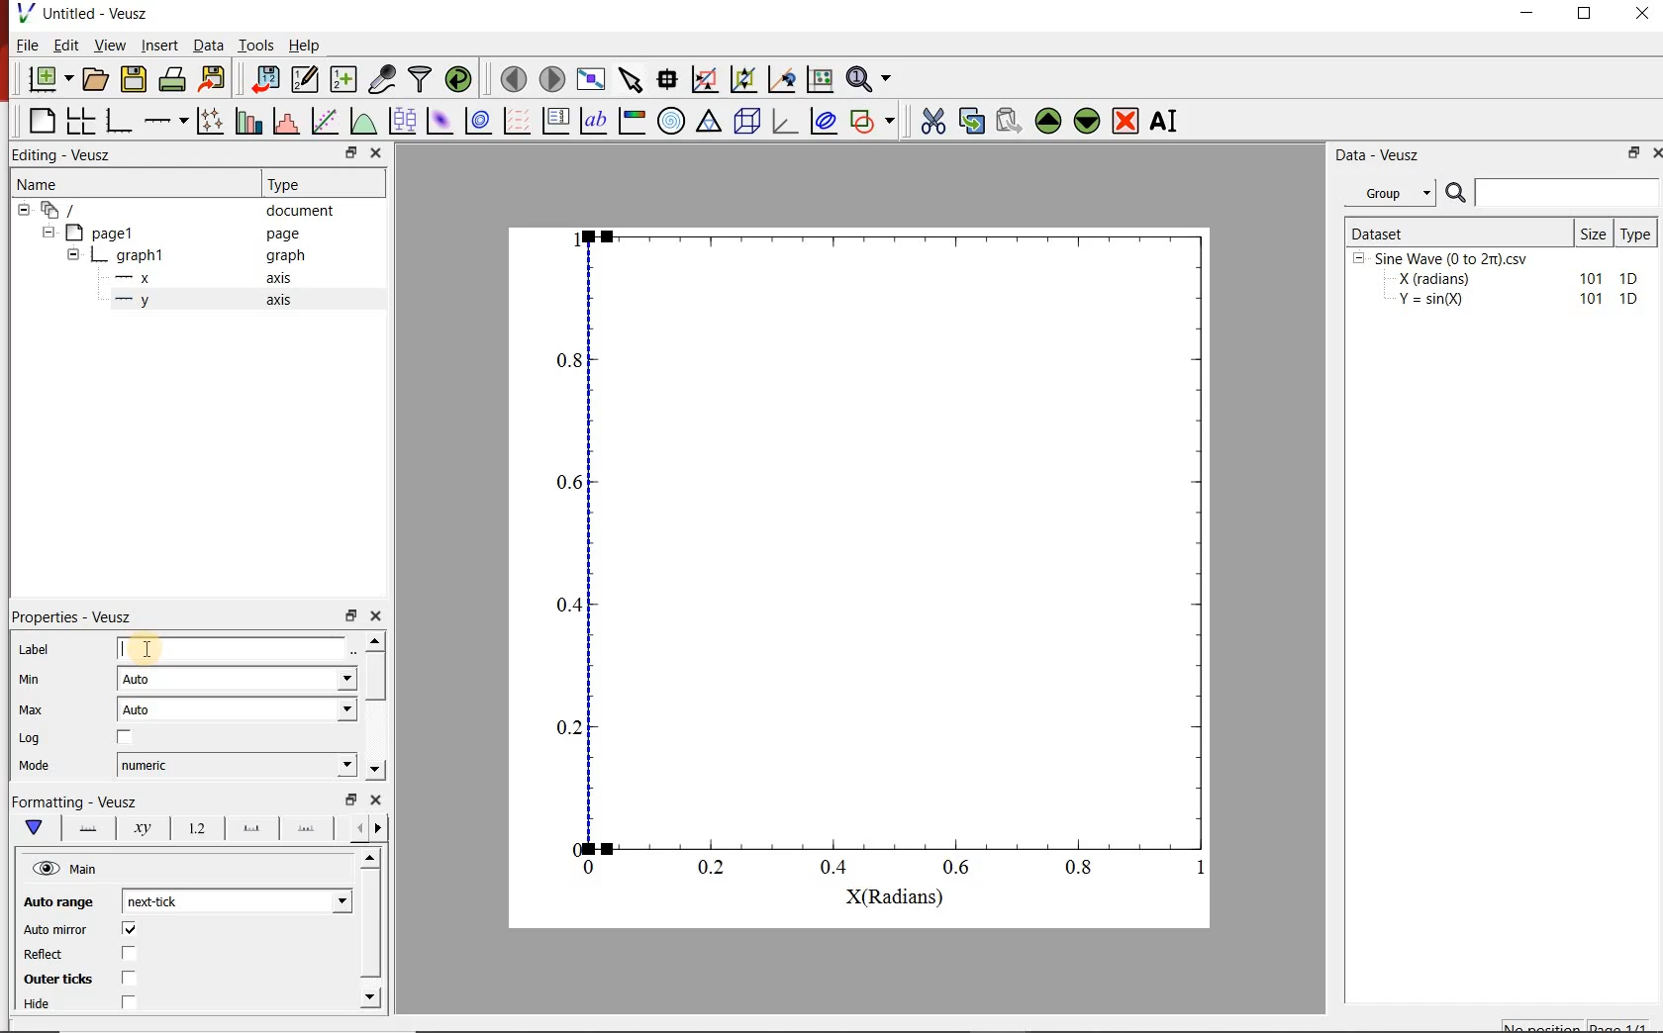 The image size is (1663, 1033). What do you see at coordinates (1577, 1024) in the screenshot?
I see `no positions` at bounding box center [1577, 1024].